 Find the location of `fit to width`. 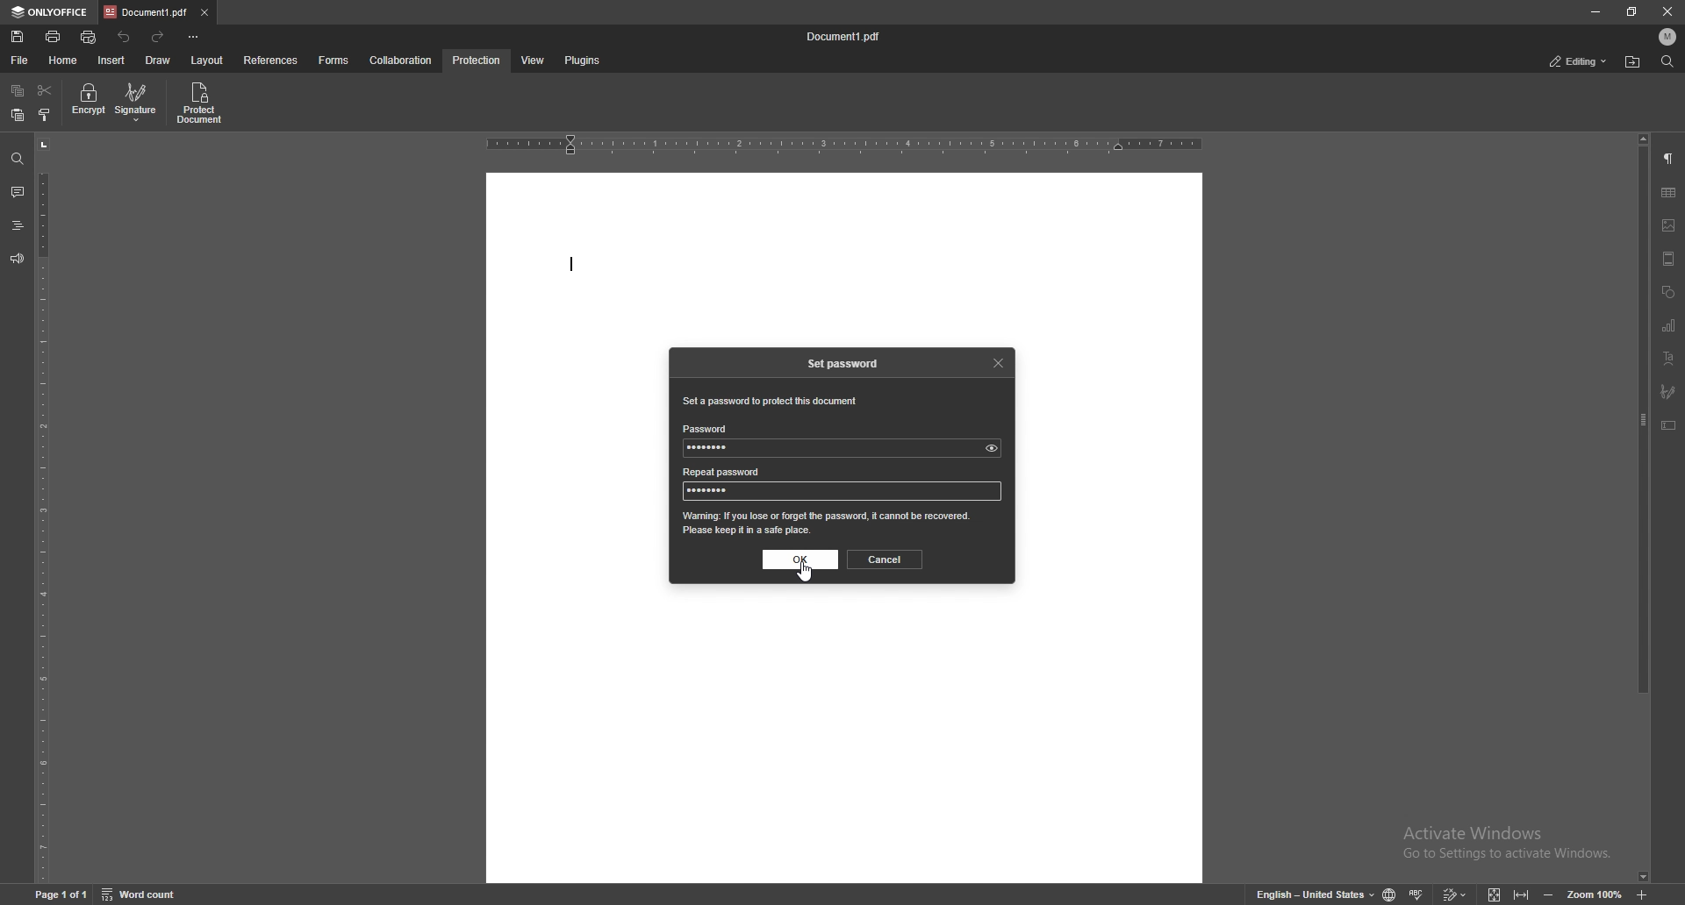

fit to width is located at coordinates (1522, 893).